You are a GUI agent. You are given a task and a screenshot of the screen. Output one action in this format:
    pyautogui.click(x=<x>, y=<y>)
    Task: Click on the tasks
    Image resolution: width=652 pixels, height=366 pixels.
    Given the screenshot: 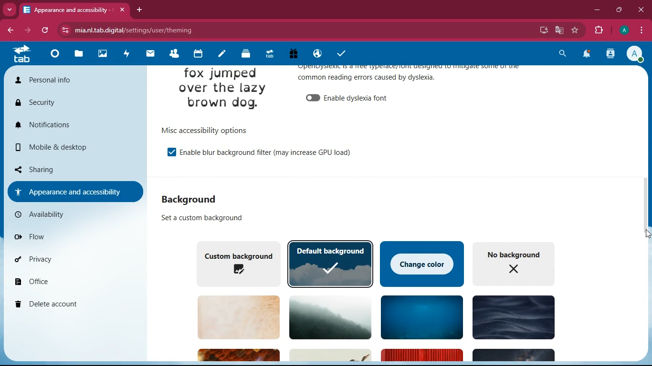 What is the action you would take?
    pyautogui.click(x=340, y=55)
    